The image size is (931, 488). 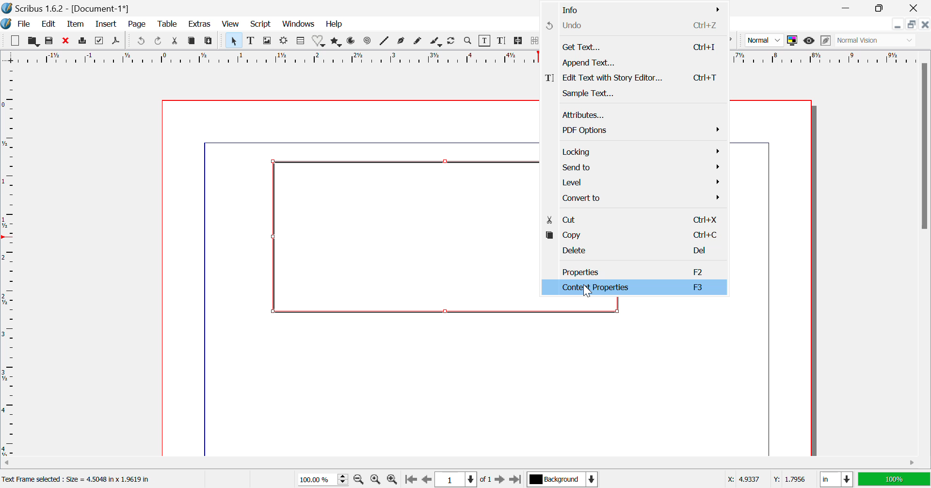 I want to click on First Page, so click(x=410, y=479).